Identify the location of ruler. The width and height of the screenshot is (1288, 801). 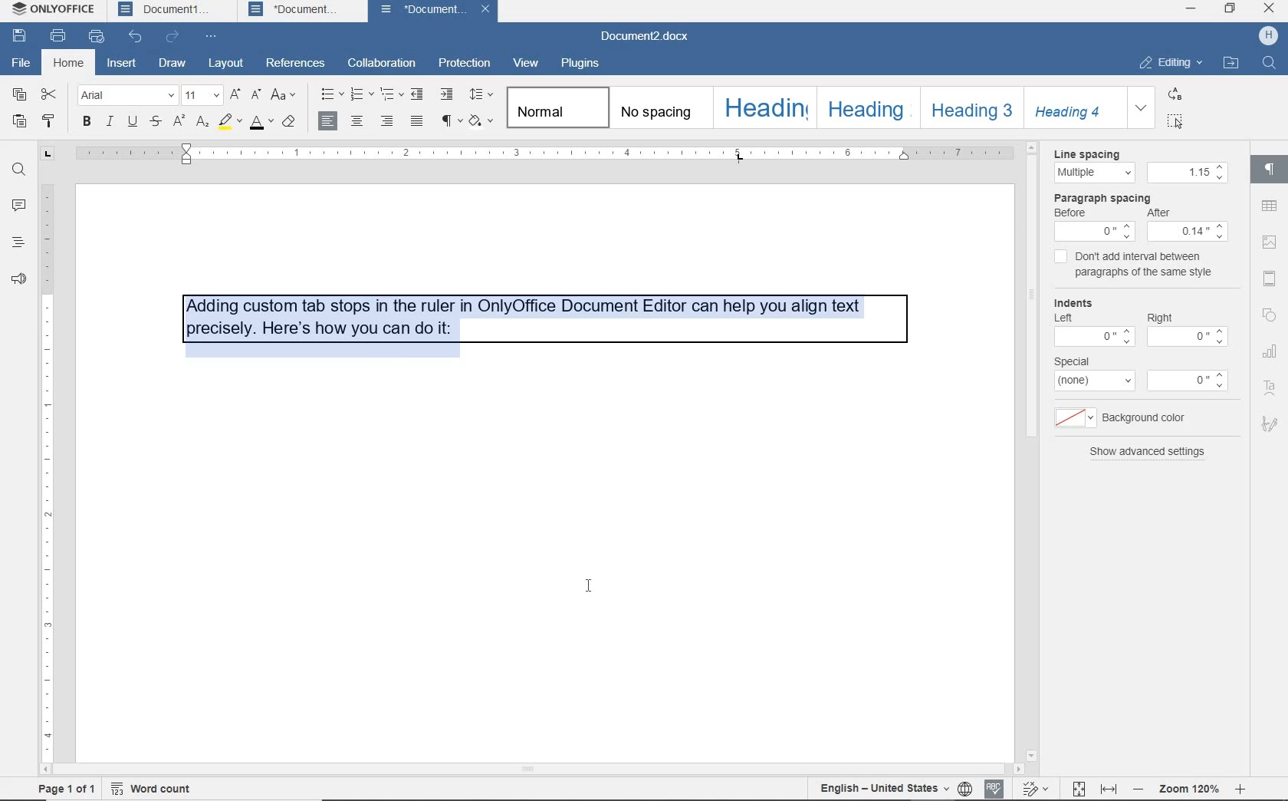
(48, 463).